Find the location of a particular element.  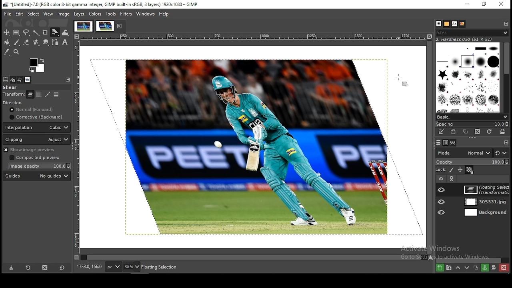

project tab 2 is located at coordinates (105, 26).